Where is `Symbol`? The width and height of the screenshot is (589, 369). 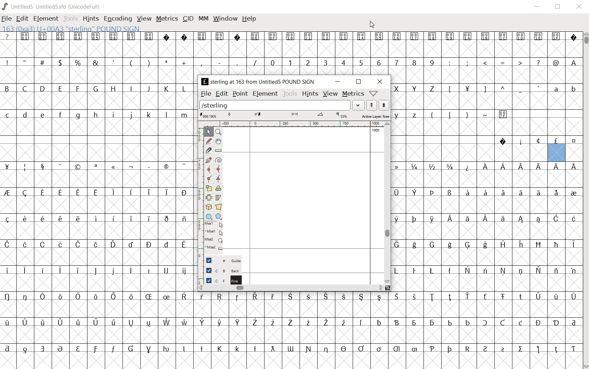 Symbol is located at coordinates (167, 244).